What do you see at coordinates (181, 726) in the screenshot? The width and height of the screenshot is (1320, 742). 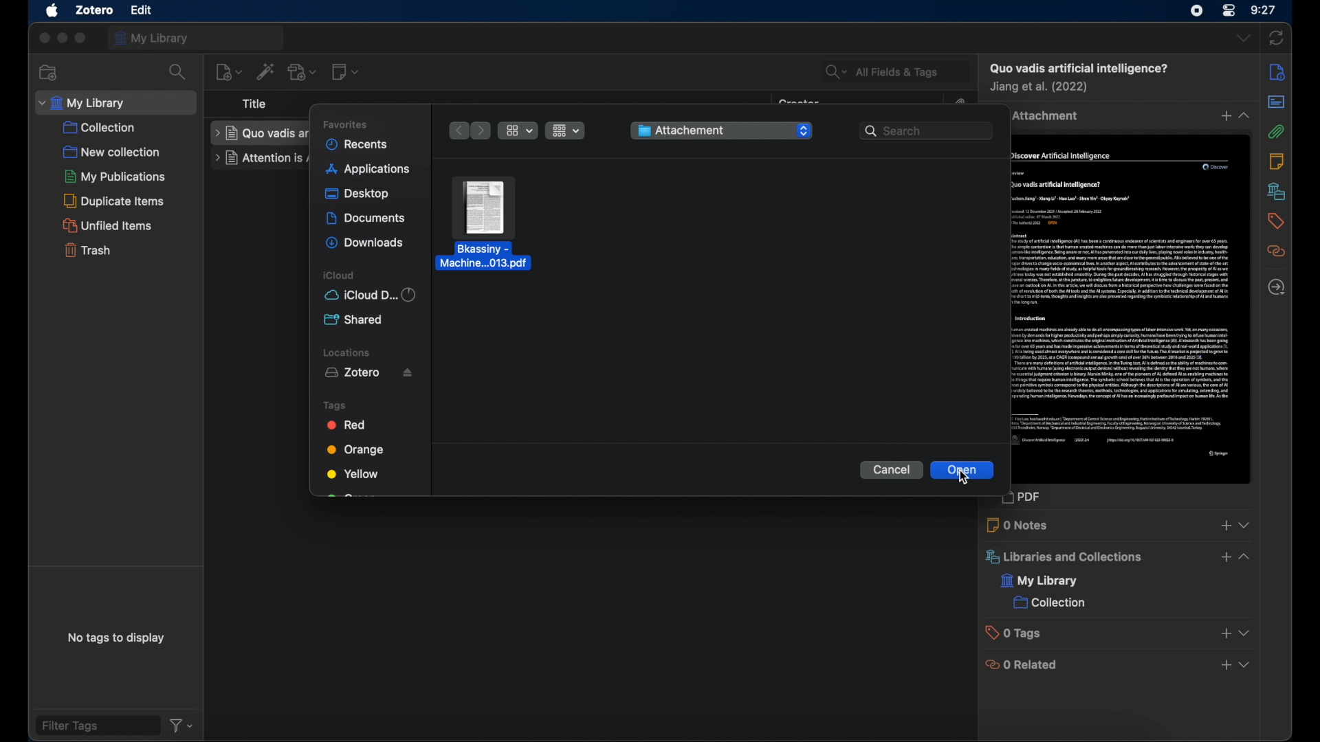 I see `filter dropdown` at bounding box center [181, 726].